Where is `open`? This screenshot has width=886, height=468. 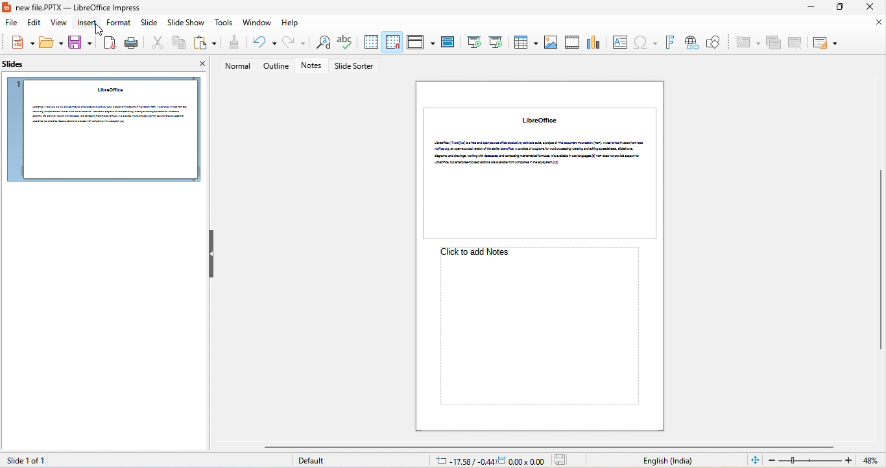 open is located at coordinates (52, 43).